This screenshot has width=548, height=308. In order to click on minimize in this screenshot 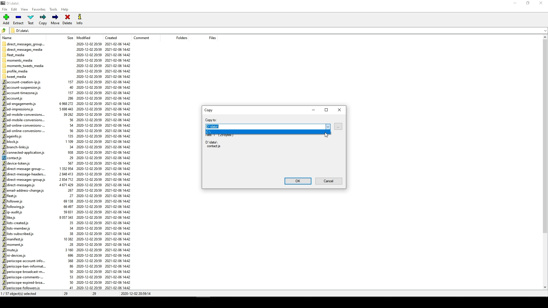, I will do `click(515, 5)`.